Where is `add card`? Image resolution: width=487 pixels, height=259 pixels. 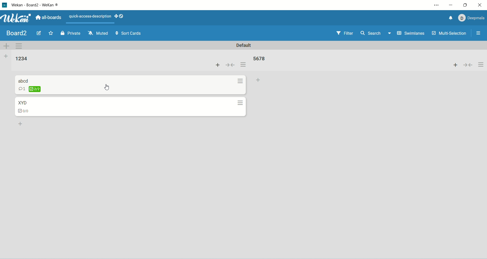
add card is located at coordinates (260, 80).